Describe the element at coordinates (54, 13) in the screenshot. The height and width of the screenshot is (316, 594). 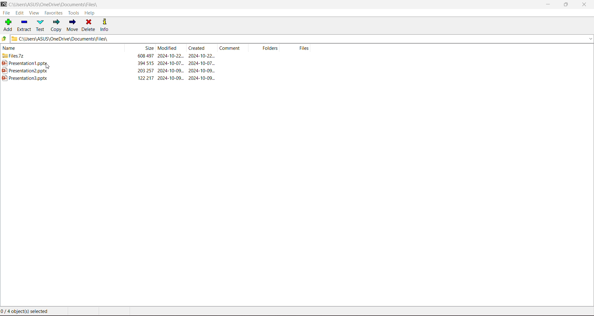
I see `Favorites` at that location.